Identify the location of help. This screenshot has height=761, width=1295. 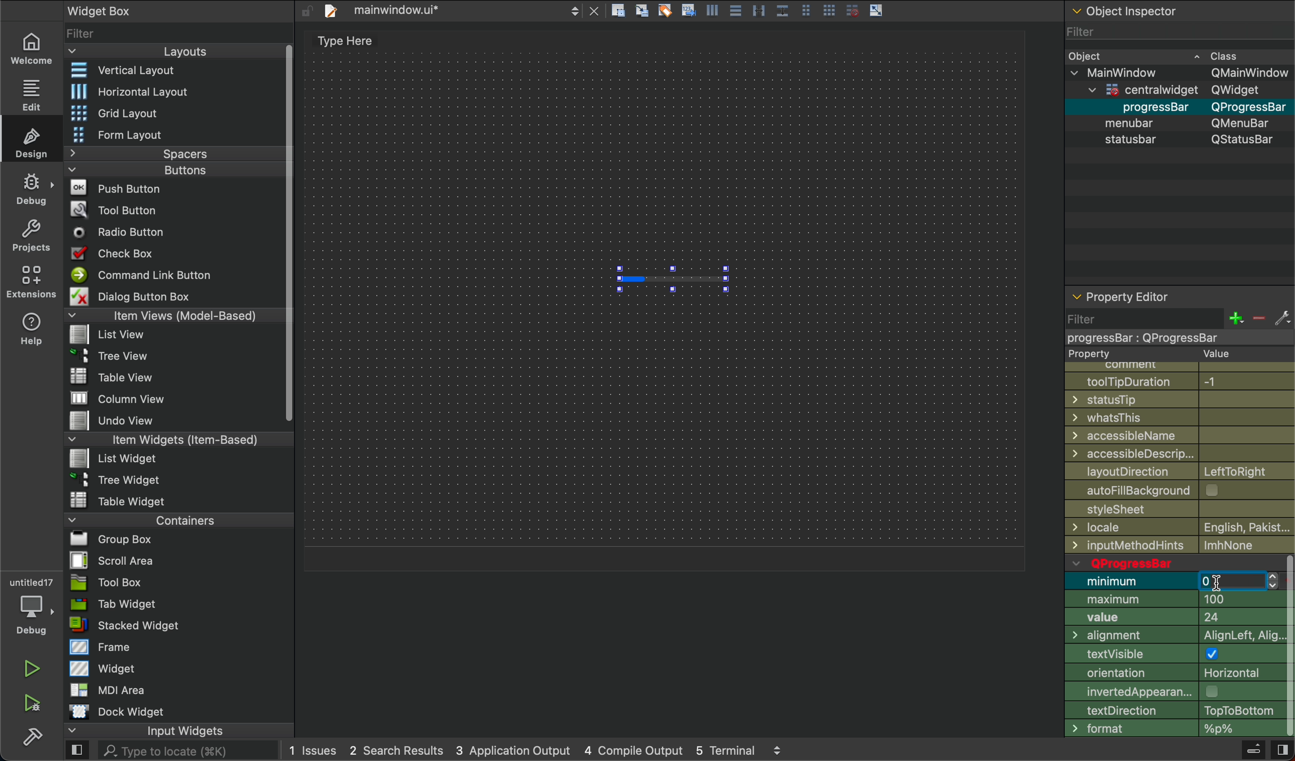
(32, 328).